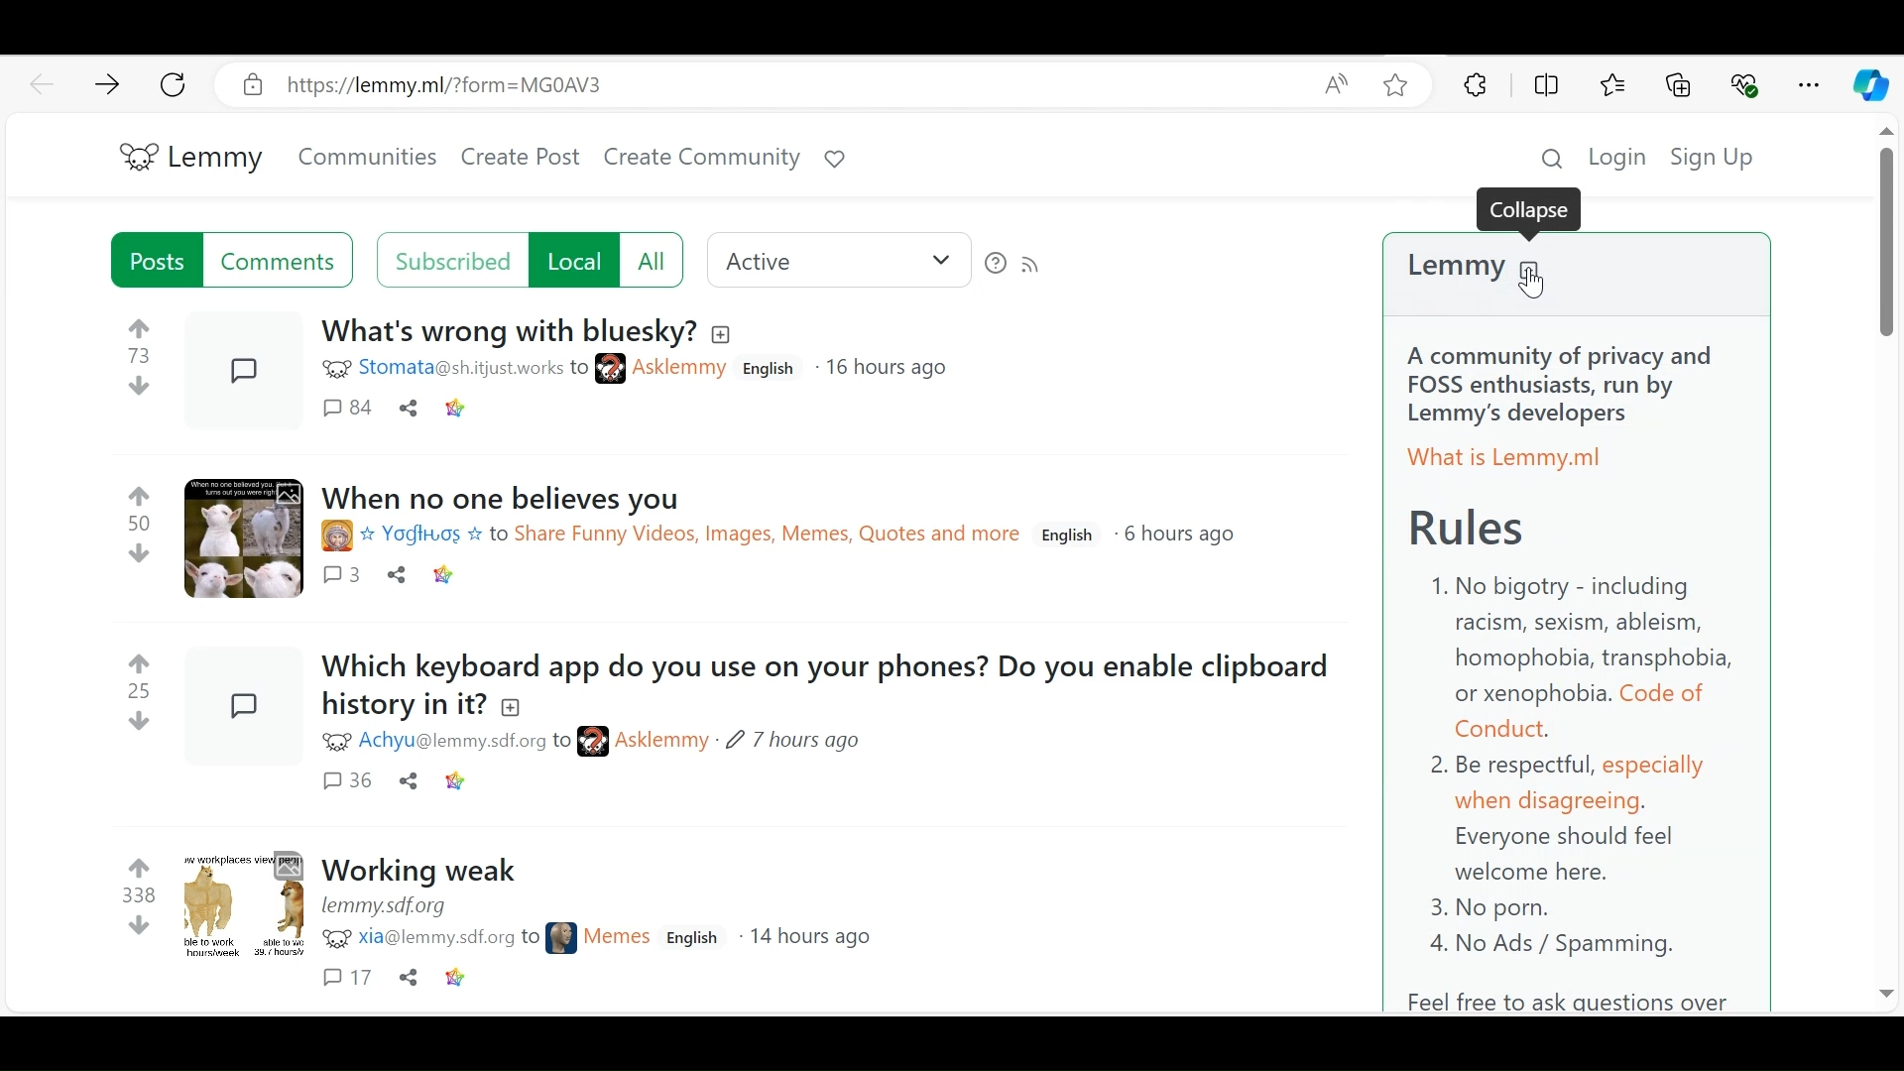 Image resolution: width=1904 pixels, height=1071 pixels. I want to click on Settings and more, so click(1812, 84).